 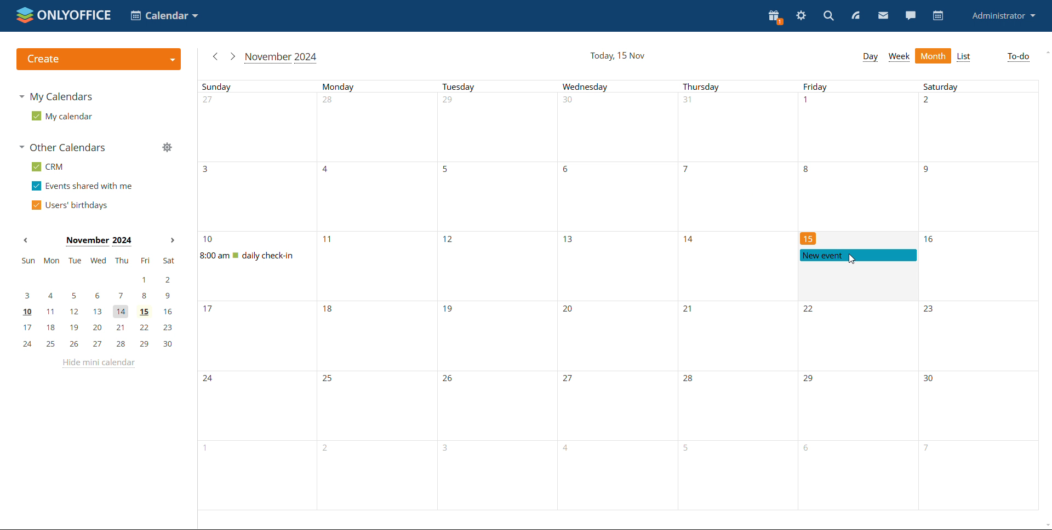 What do you see at coordinates (1045, 52) in the screenshot?
I see `scroll up` at bounding box center [1045, 52].